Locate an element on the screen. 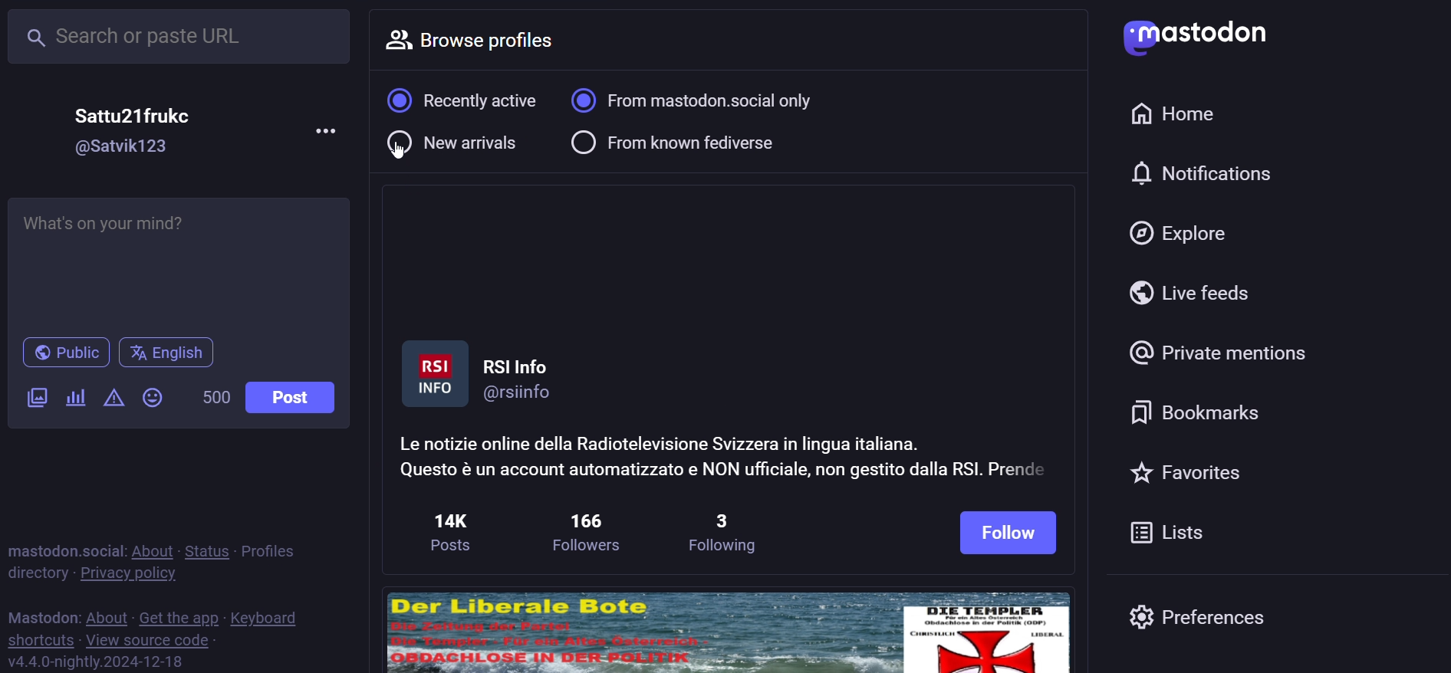  keyboard is located at coordinates (271, 618).